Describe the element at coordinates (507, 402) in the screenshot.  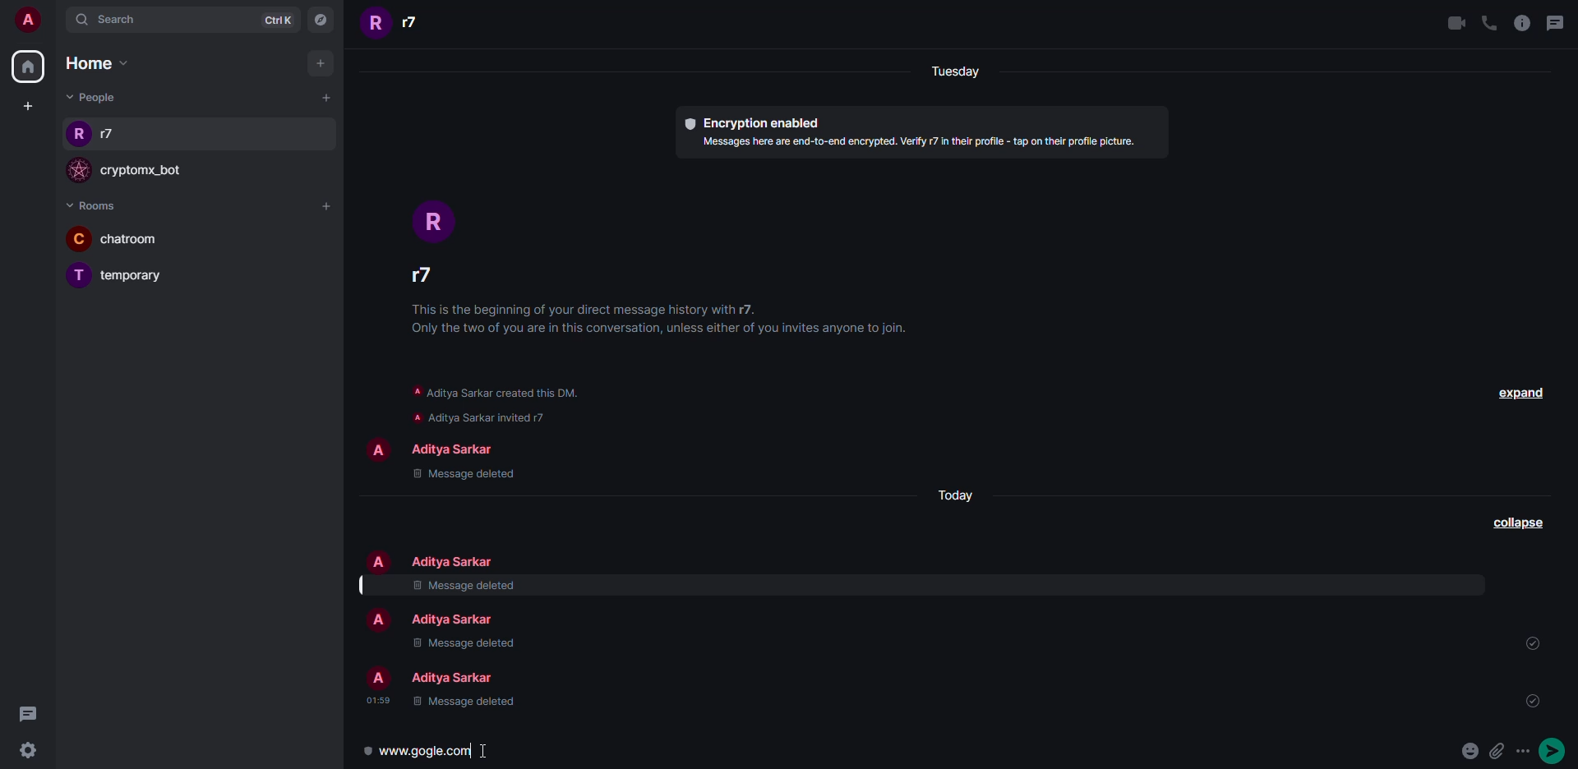
I see `info` at that location.